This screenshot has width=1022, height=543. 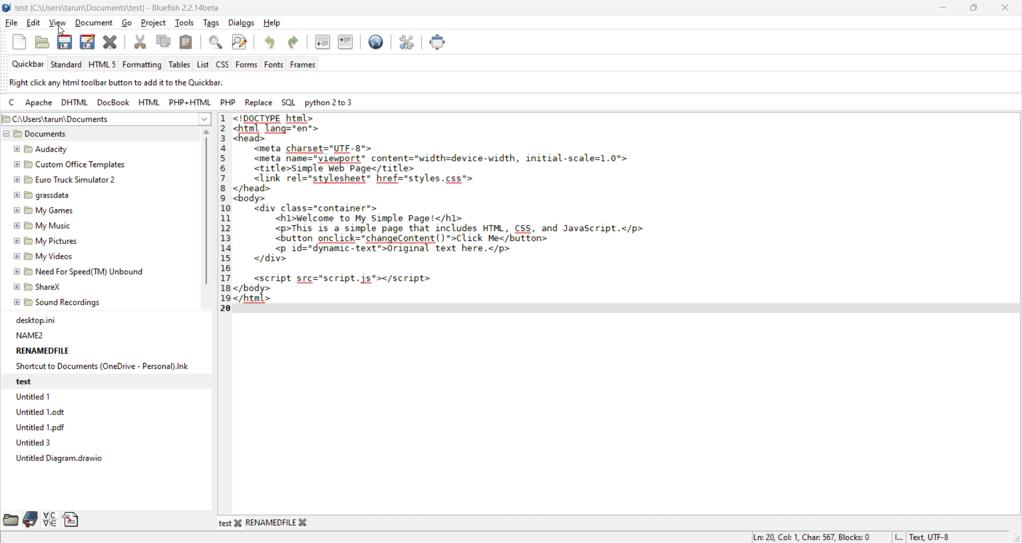 What do you see at coordinates (408, 45) in the screenshot?
I see `edit in preferences` at bounding box center [408, 45].